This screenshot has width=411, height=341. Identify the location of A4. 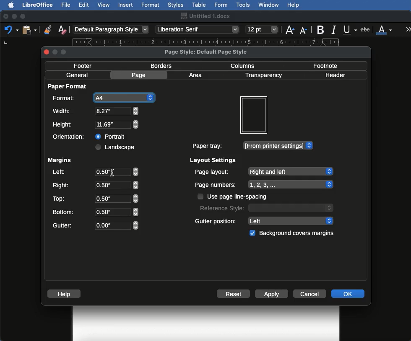
(102, 98).